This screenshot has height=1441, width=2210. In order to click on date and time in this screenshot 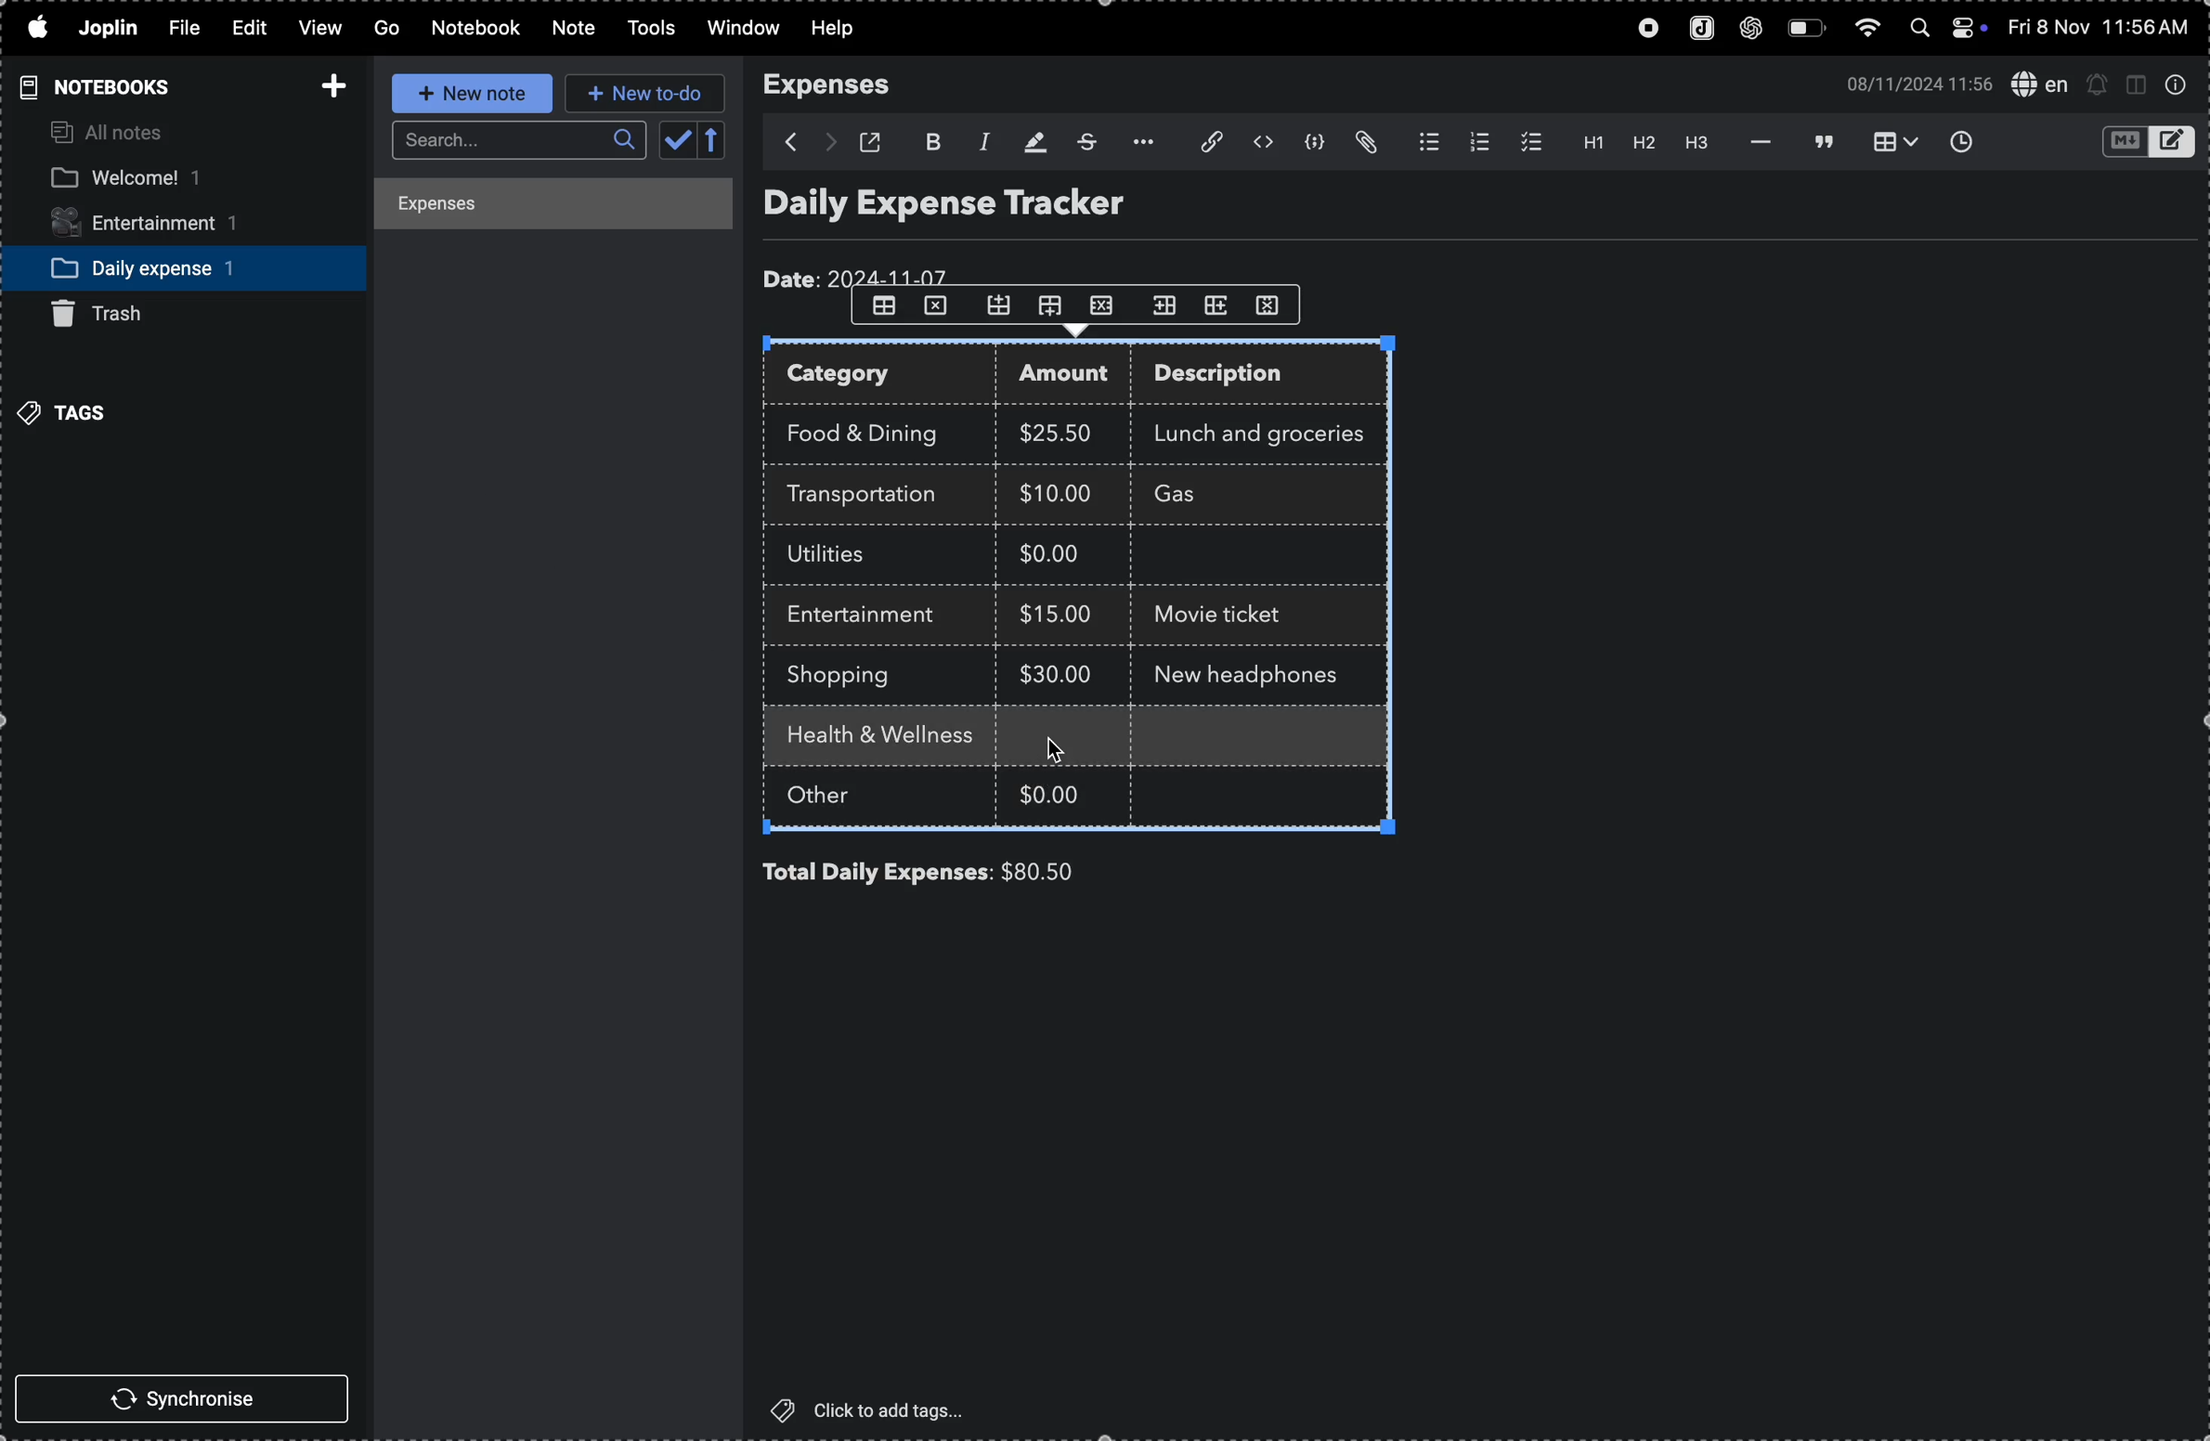, I will do `click(1912, 83)`.